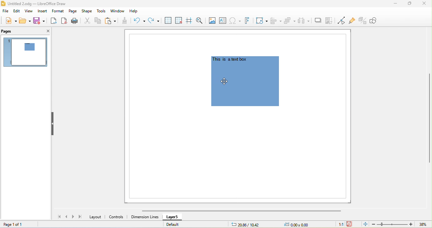 This screenshot has height=228, width=432. I want to click on text box, so click(224, 20).